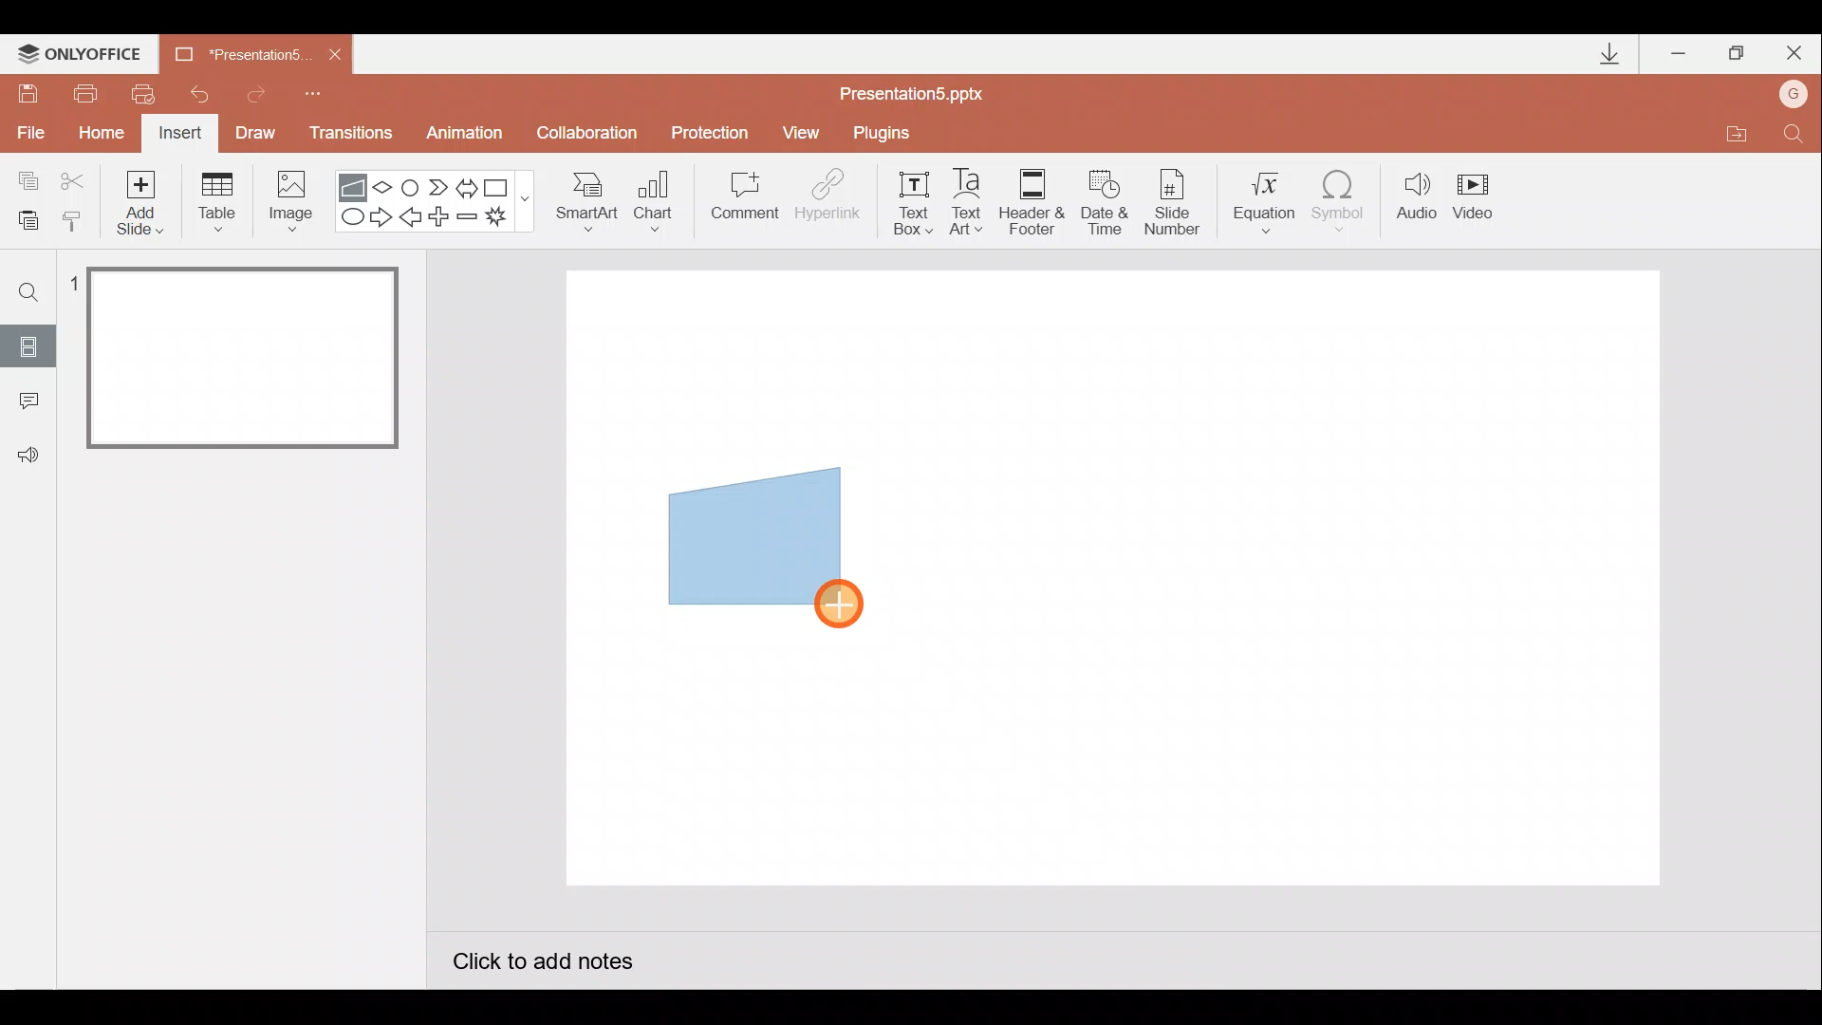 This screenshot has height=1025, width=1822. I want to click on File, so click(27, 128).